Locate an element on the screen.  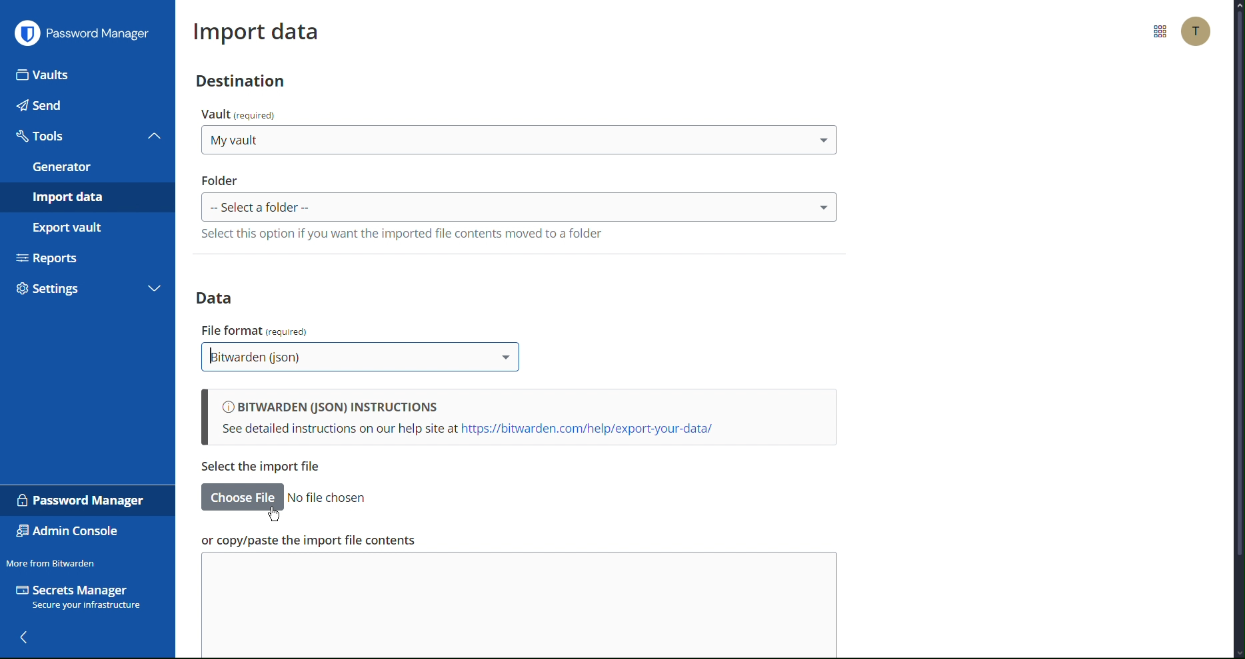
Admin Console is located at coordinates (69, 533).